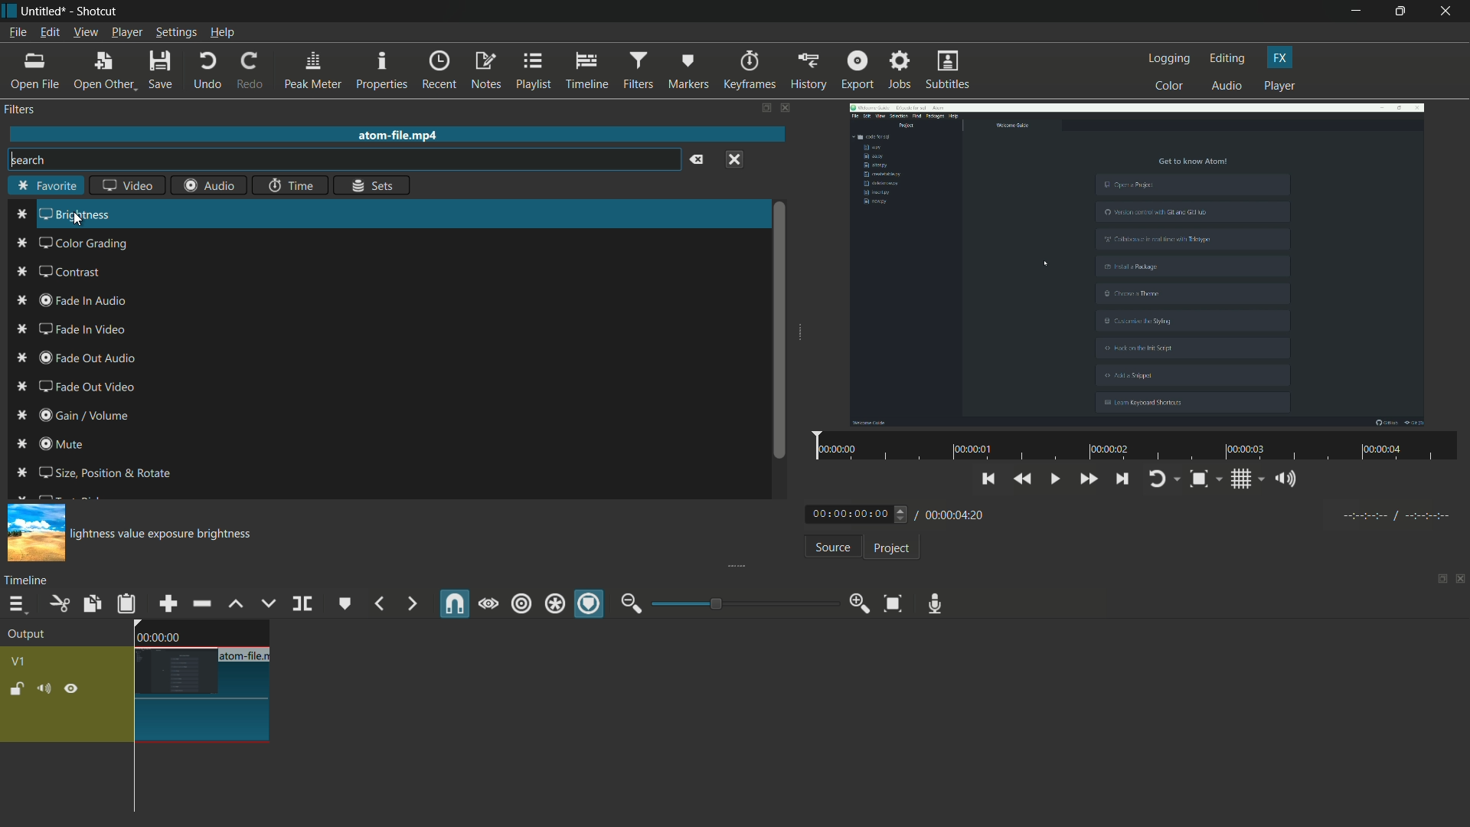 The width and height of the screenshot is (1470, 827). What do you see at coordinates (201, 604) in the screenshot?
I see `ripple delete` at bounding box center [201, 604].